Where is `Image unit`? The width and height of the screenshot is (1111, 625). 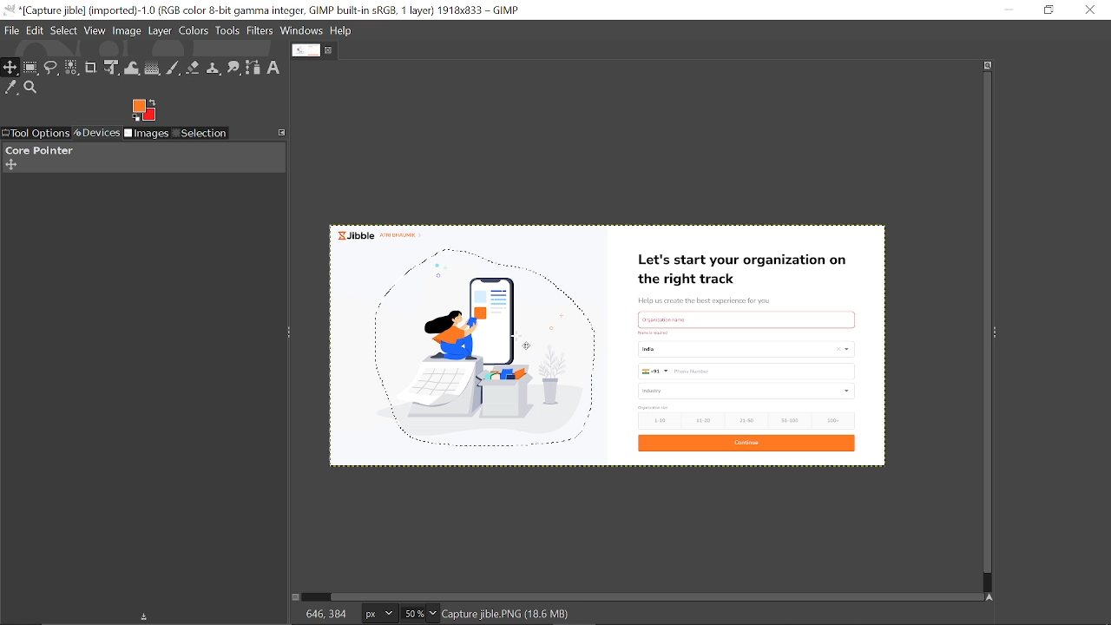 Image unit is located at coordinates (380, 615).